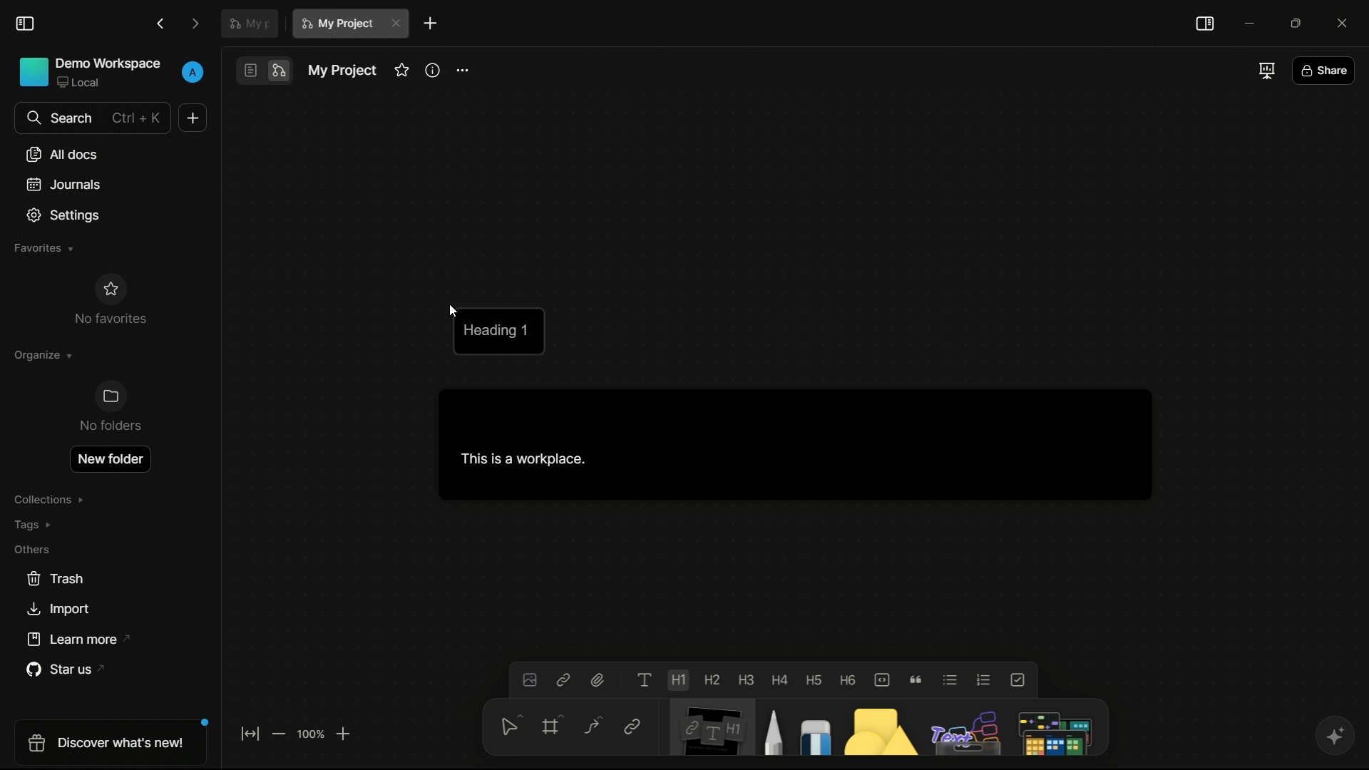  I want to click on others, so click(33, 551).